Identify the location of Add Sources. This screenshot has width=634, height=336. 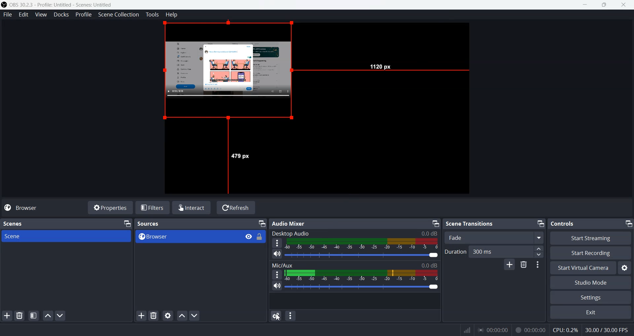
(141, 315).